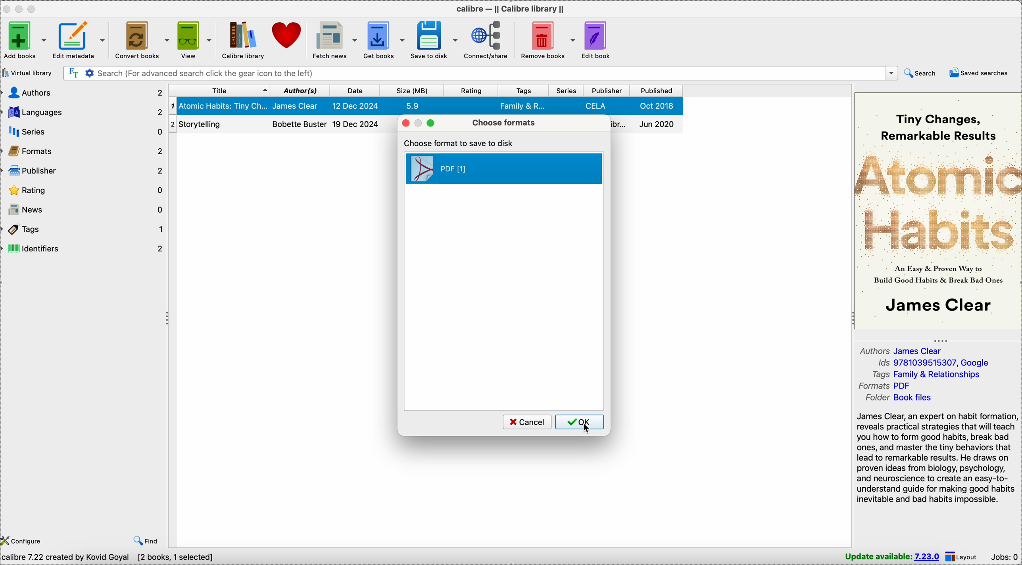 Image resolution: width=1022 pixels, height=565 pixels. I want to click on Ids 9781039515307, Google, so click(934, 363).